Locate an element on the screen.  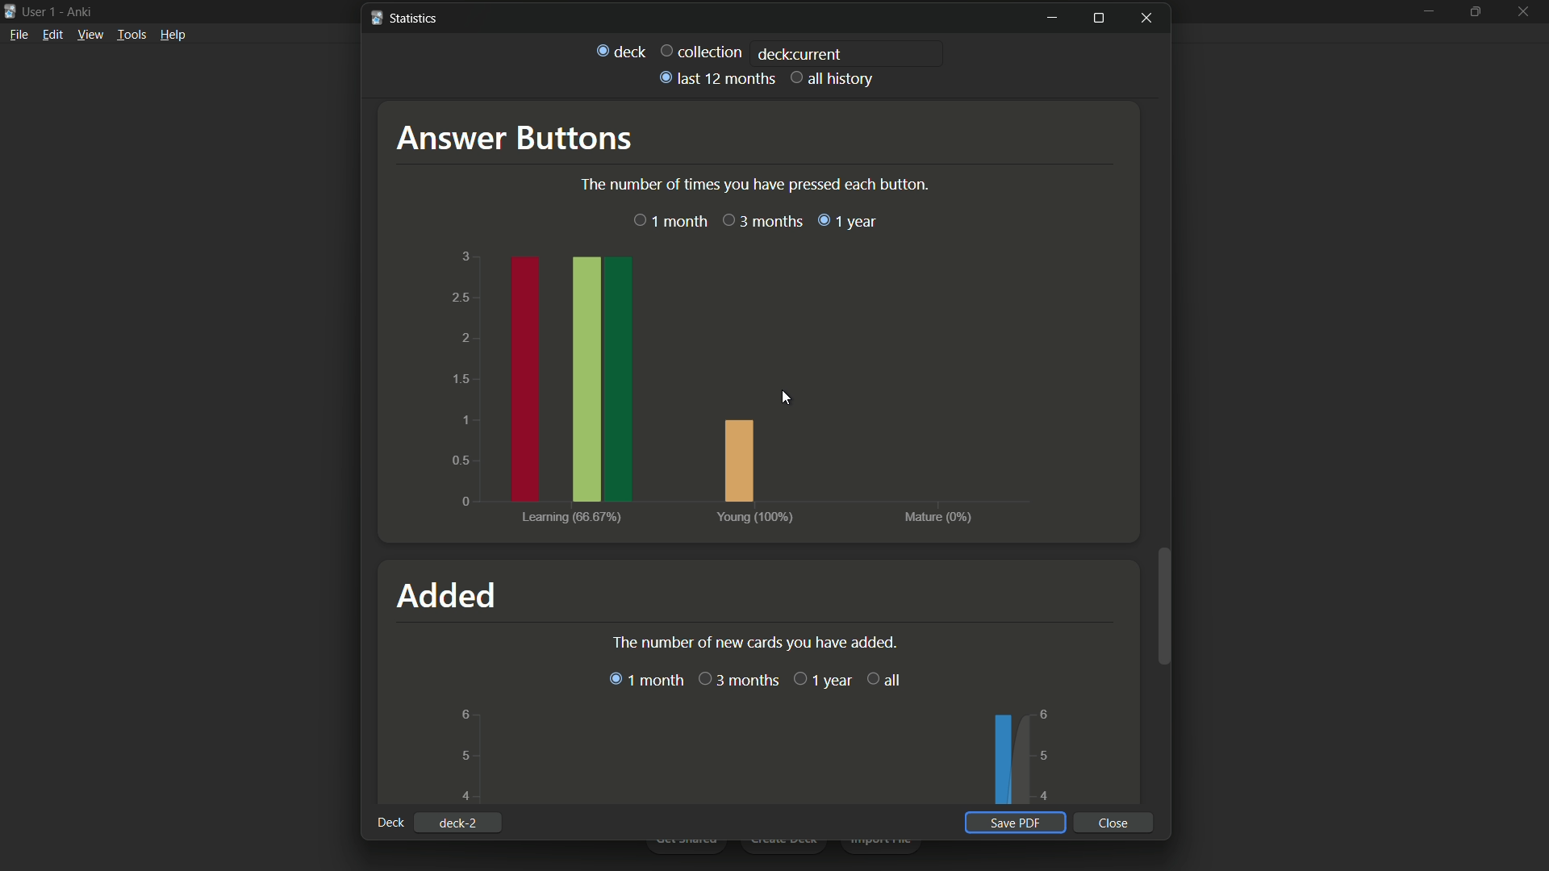
Statistics is located at coordinates (404, 19).